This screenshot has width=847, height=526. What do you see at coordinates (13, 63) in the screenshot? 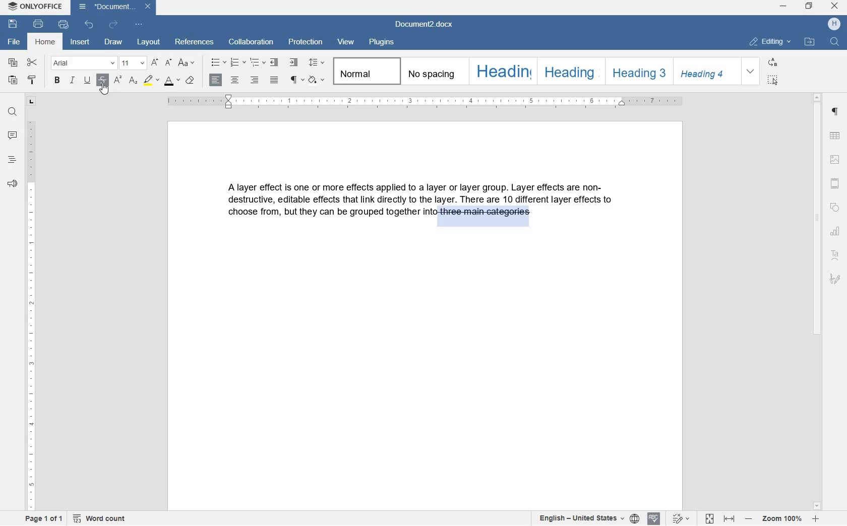
I see `copy` at bounding box center [13, 63].